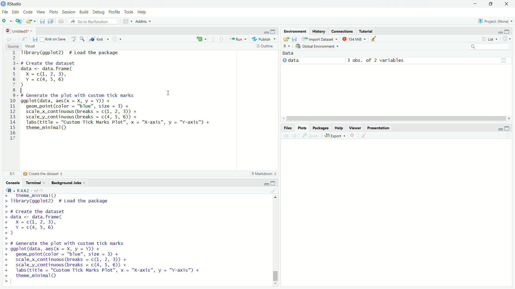 The width and height of the screenshot is (515, 289). What do you see at coordinates (378, 127) in the screenshot?
I see `presentation` at bounding box center [378, 127].